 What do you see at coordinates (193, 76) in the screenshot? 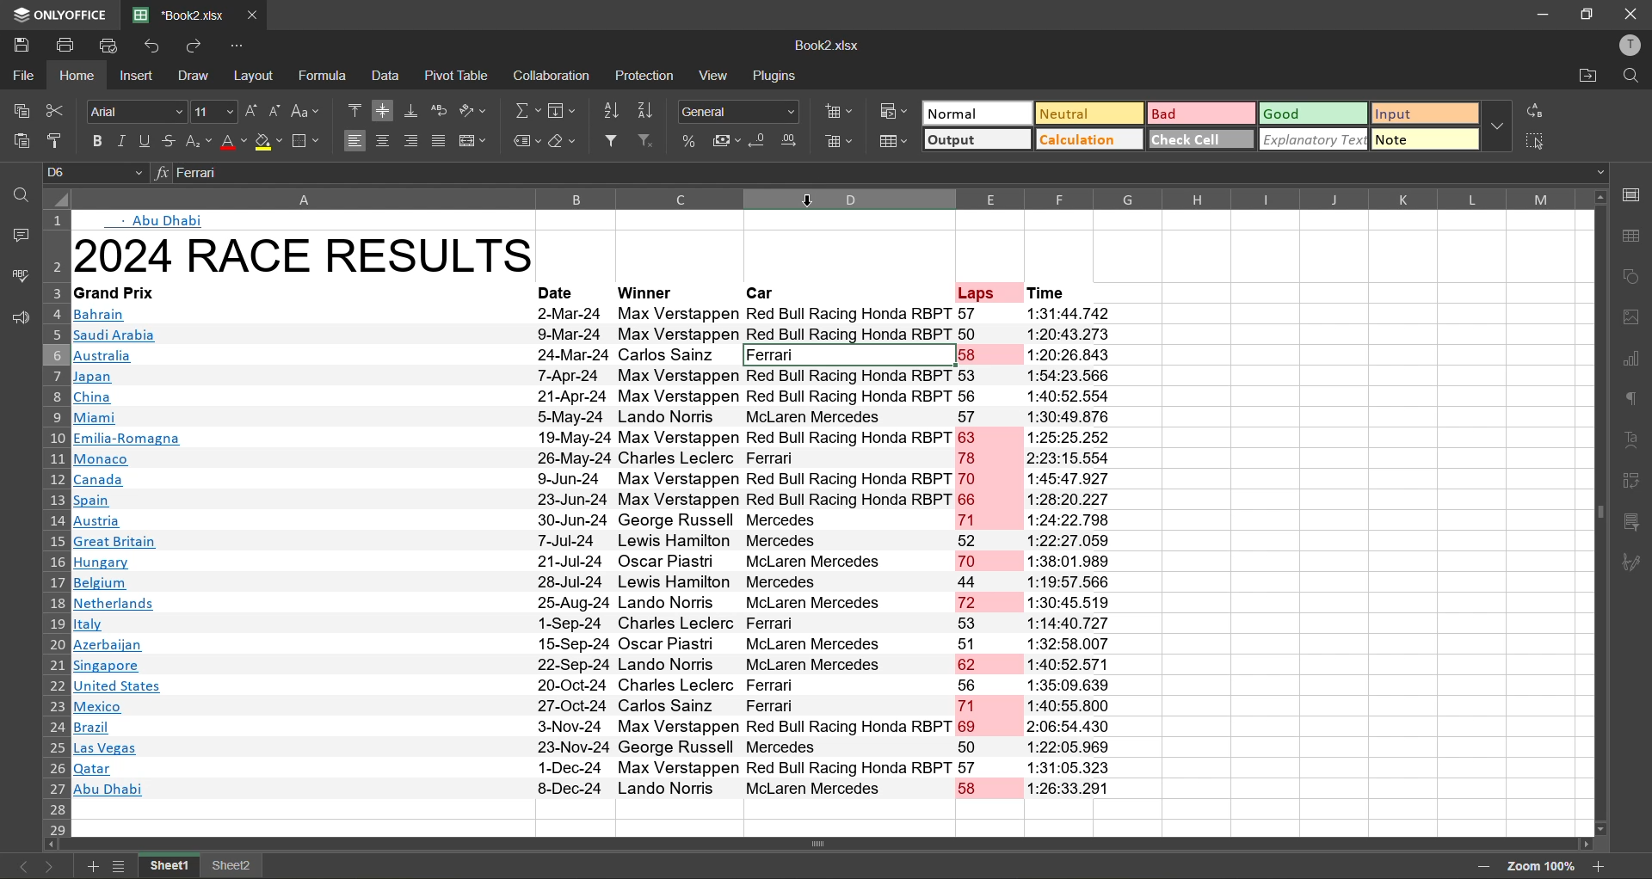
I see `draw` at bounding box center [193, 76].